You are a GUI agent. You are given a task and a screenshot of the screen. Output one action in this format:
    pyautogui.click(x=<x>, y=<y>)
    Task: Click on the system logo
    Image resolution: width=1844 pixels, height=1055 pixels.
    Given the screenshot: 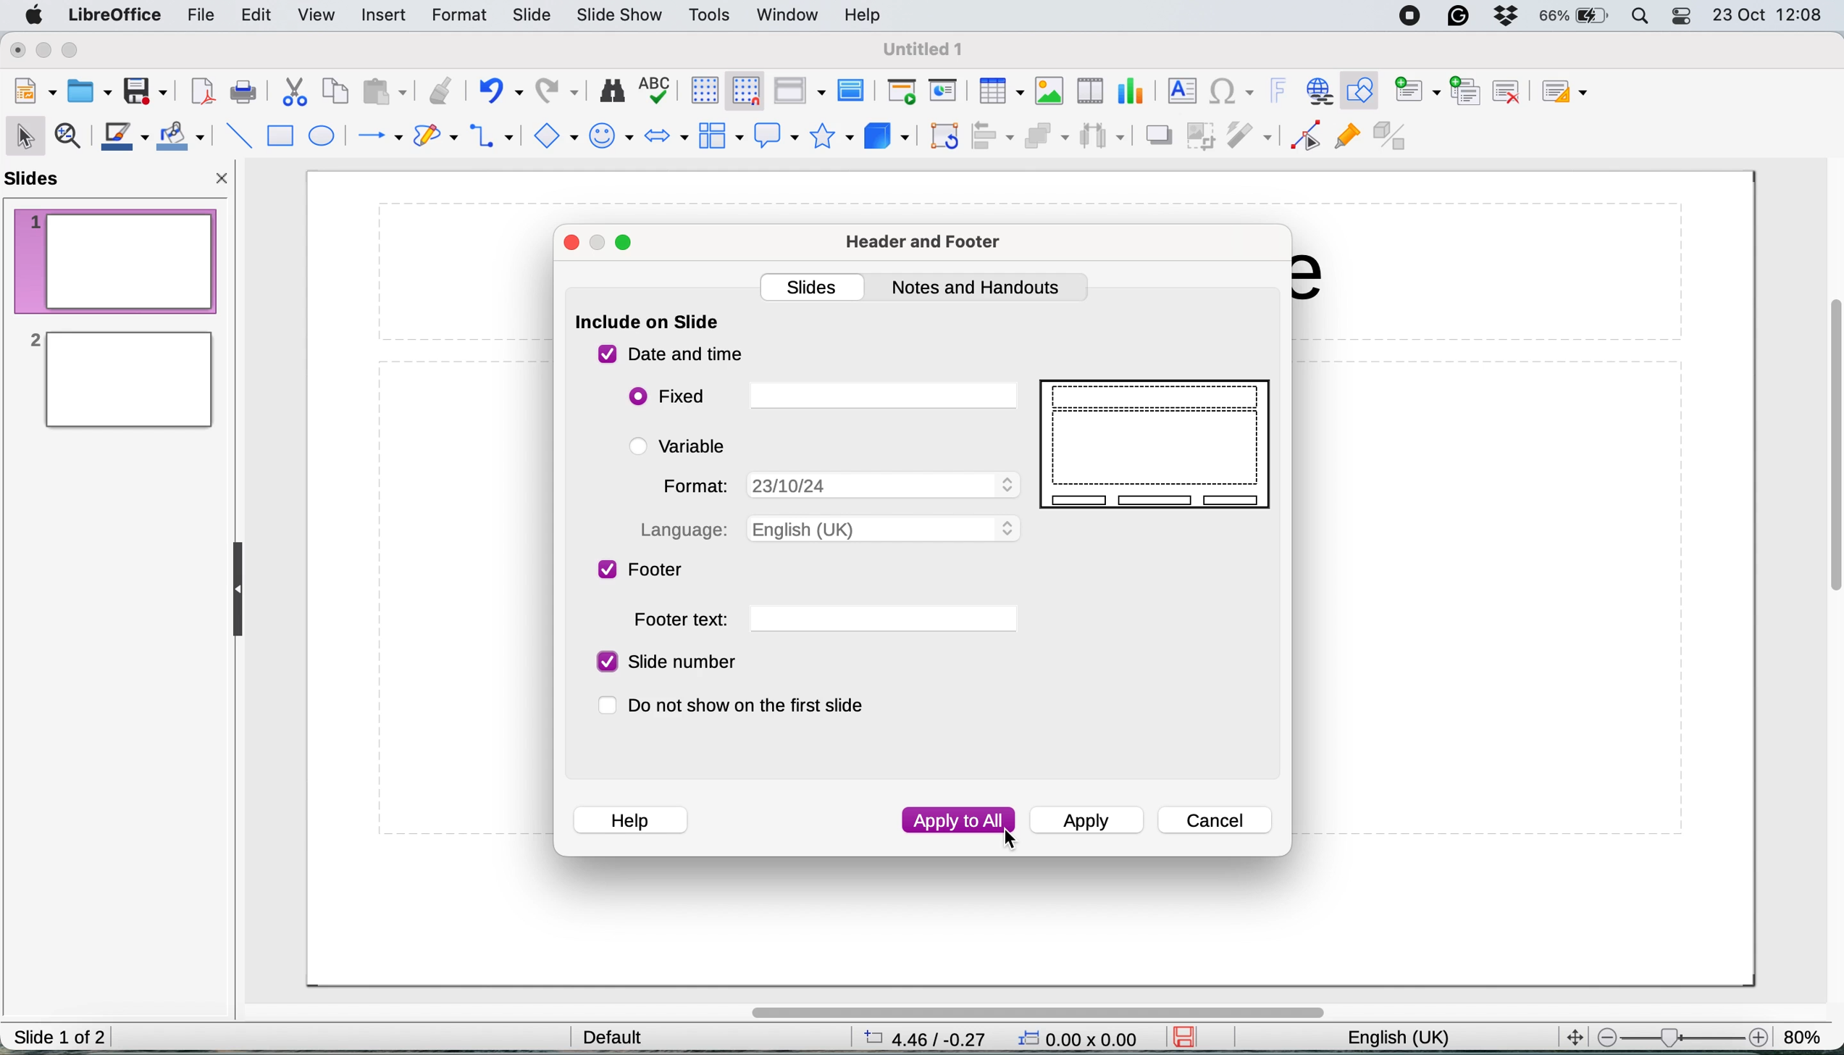 What is the action you would take?
    pyautogui.click(x=36, y=16)
    